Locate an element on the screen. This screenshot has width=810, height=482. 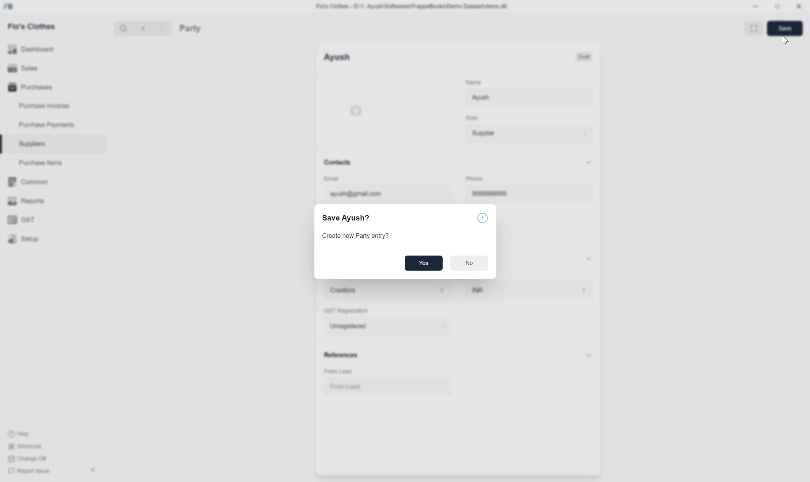
Save is located at coordinates (785, 28).